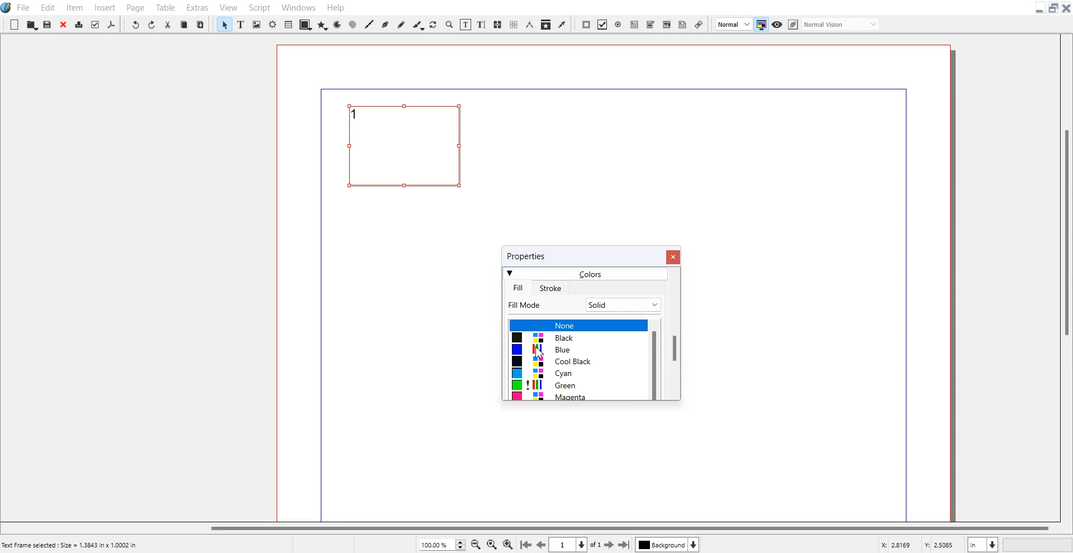  Describe the element at coordinates (1040, 8) in the screenshot. I see `Minimize` at that location.